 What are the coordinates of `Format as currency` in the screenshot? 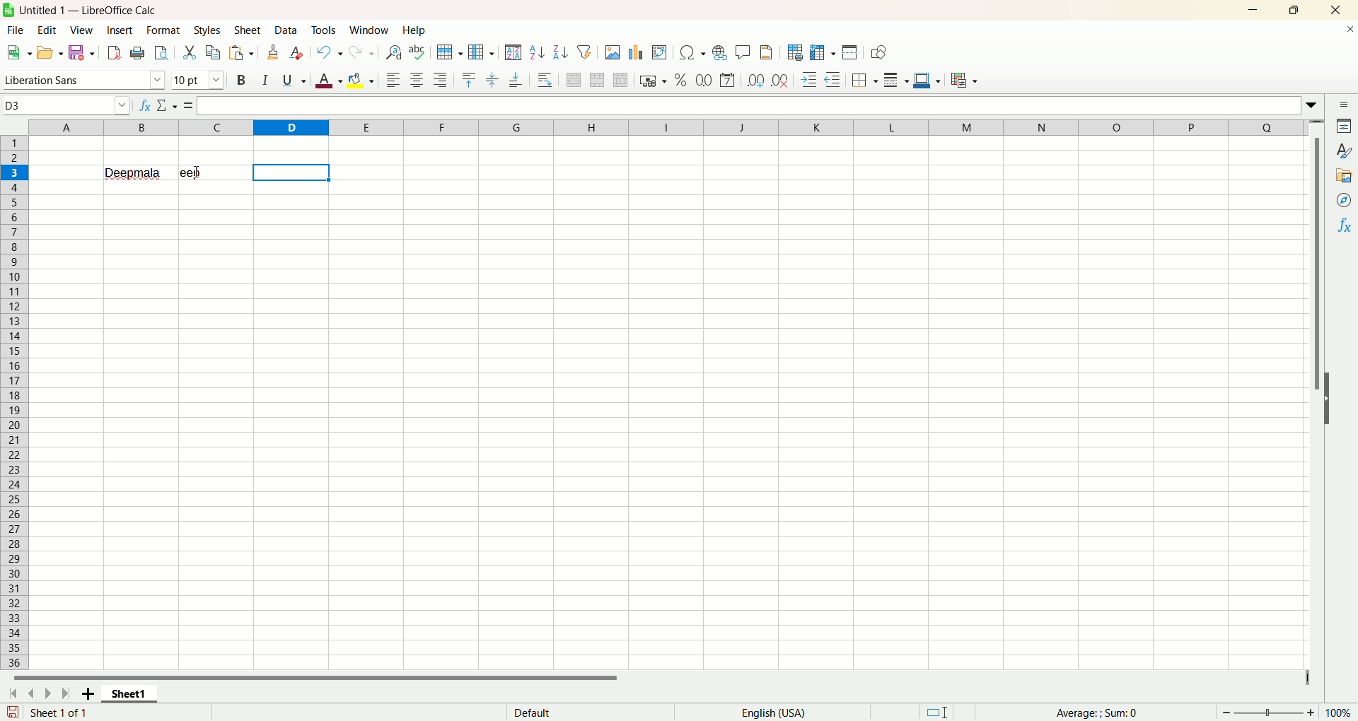 It's located at (653, 79).